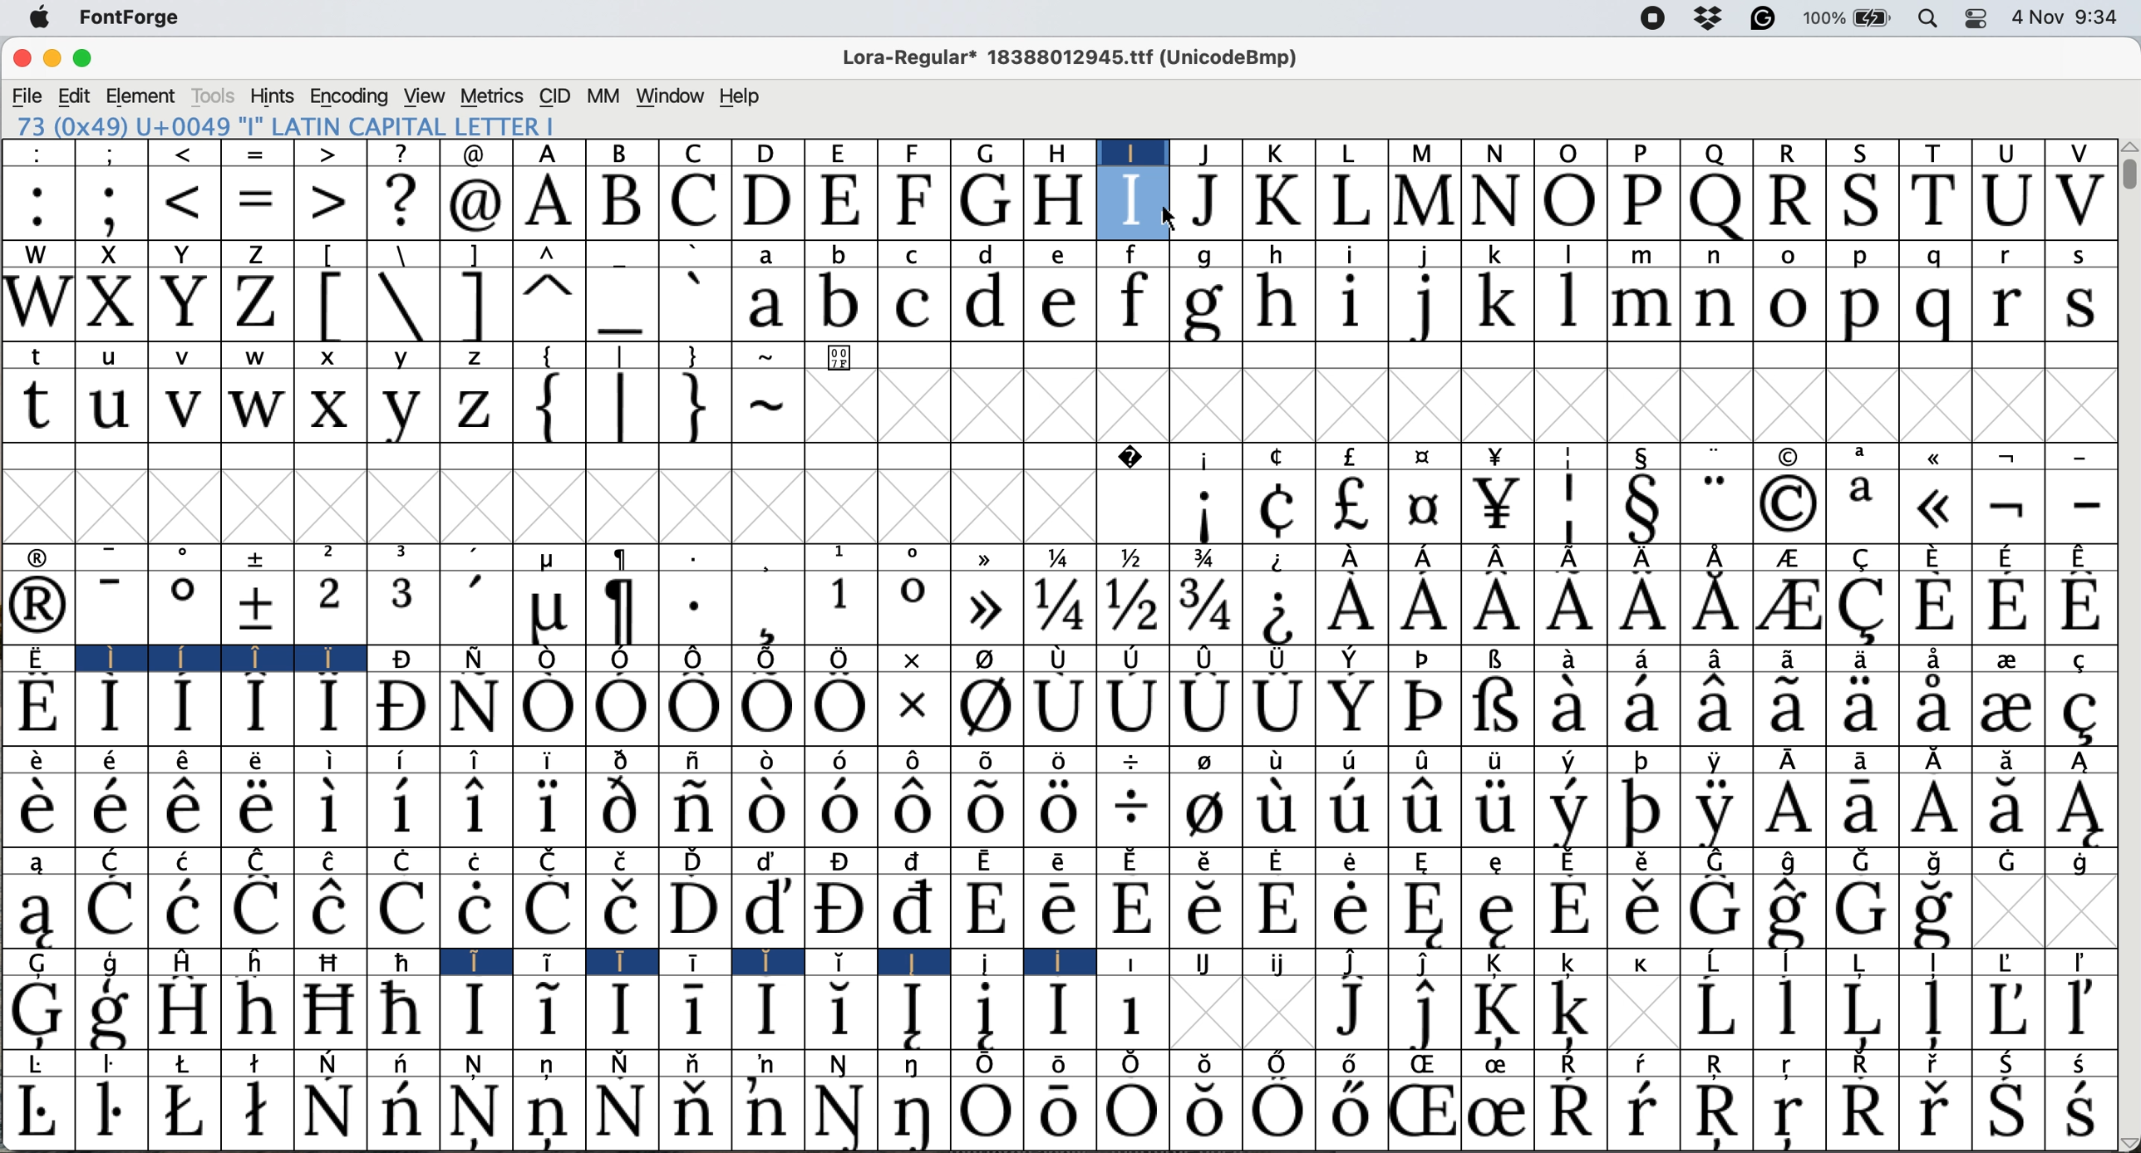 The image size is (2141, 1153). What do you see at coordinates (1498, 203) in the screenshot?
I see `N` at bounding box center [1498, 203].